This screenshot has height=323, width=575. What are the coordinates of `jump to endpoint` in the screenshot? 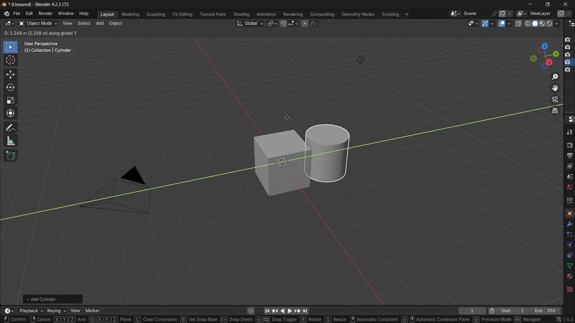 It's located at (305, 311).